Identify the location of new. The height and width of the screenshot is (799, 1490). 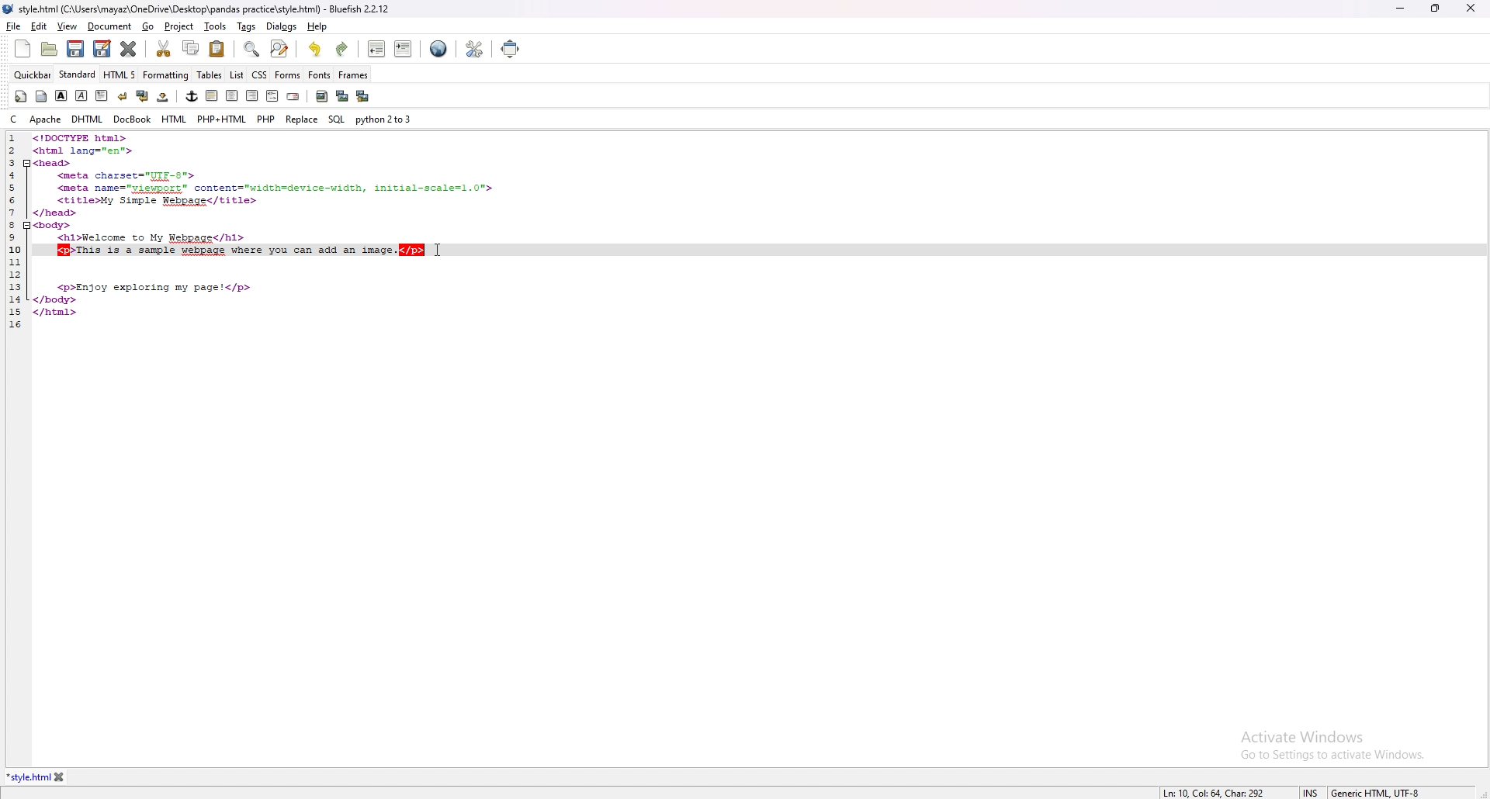
(23, 49).